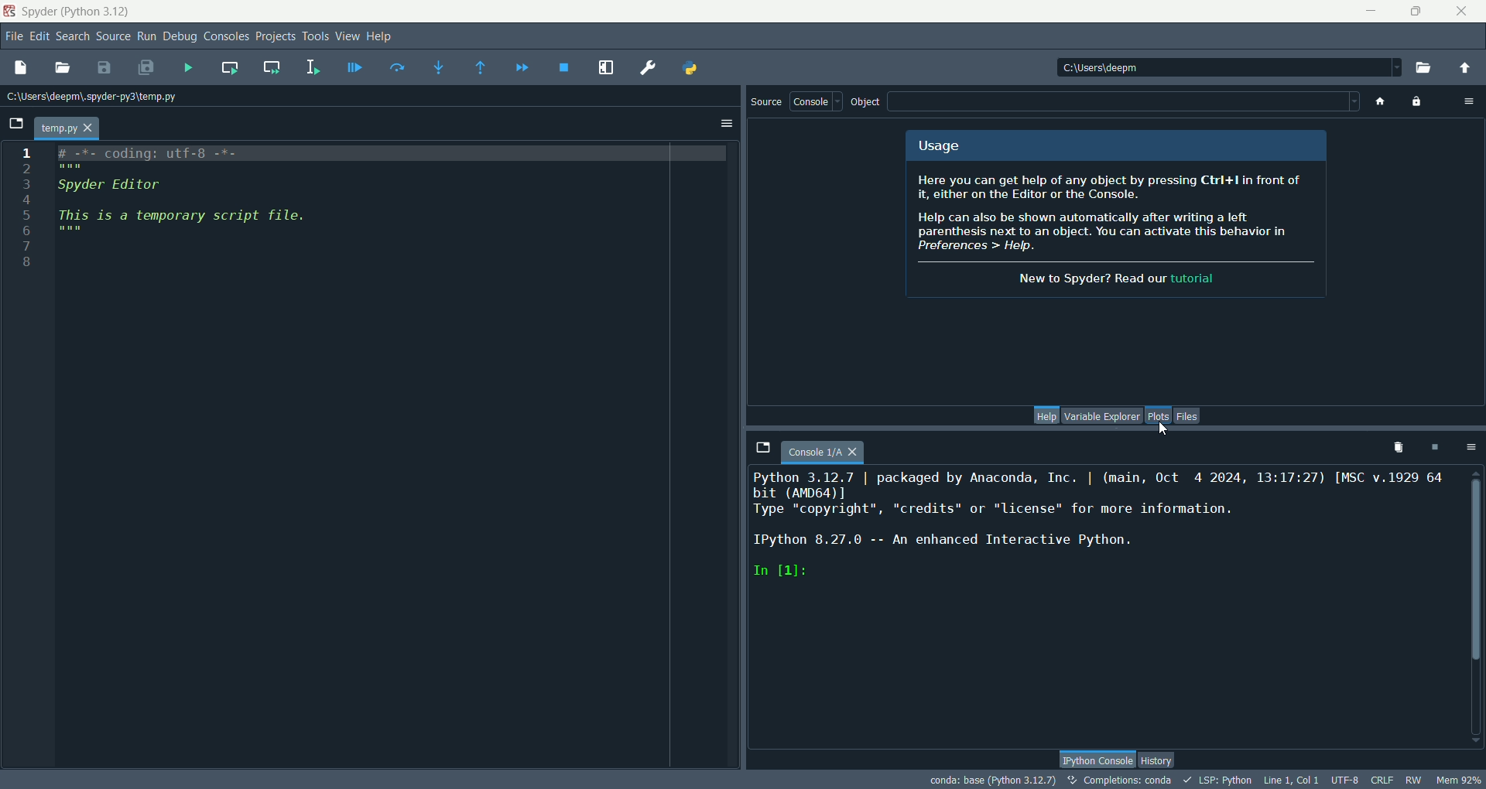 This screenshot has width=1486, height=789. Describe the element at coordinates (522, 67) in the screenshot. I see `continue execution until next breakpoint` at that location.